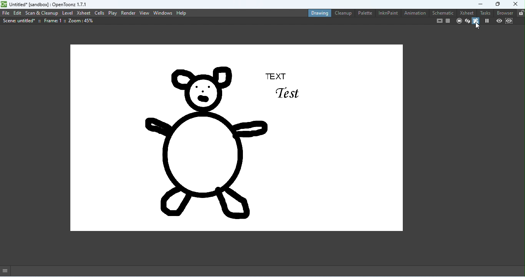  I want to click on Schematic, so click(442, 12).